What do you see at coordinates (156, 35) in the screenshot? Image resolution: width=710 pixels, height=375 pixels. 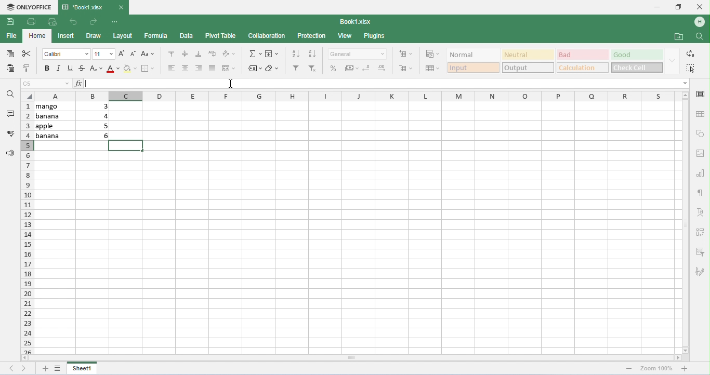 I see `formula` at bounding box center [156, 35].